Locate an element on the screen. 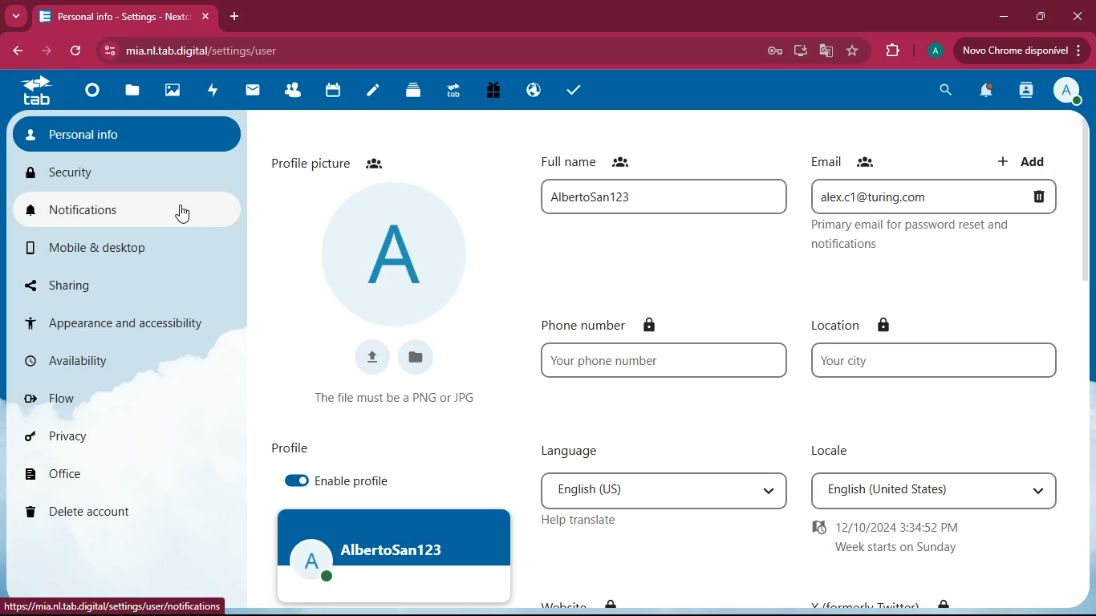  email is located at coordinates (849, 161).